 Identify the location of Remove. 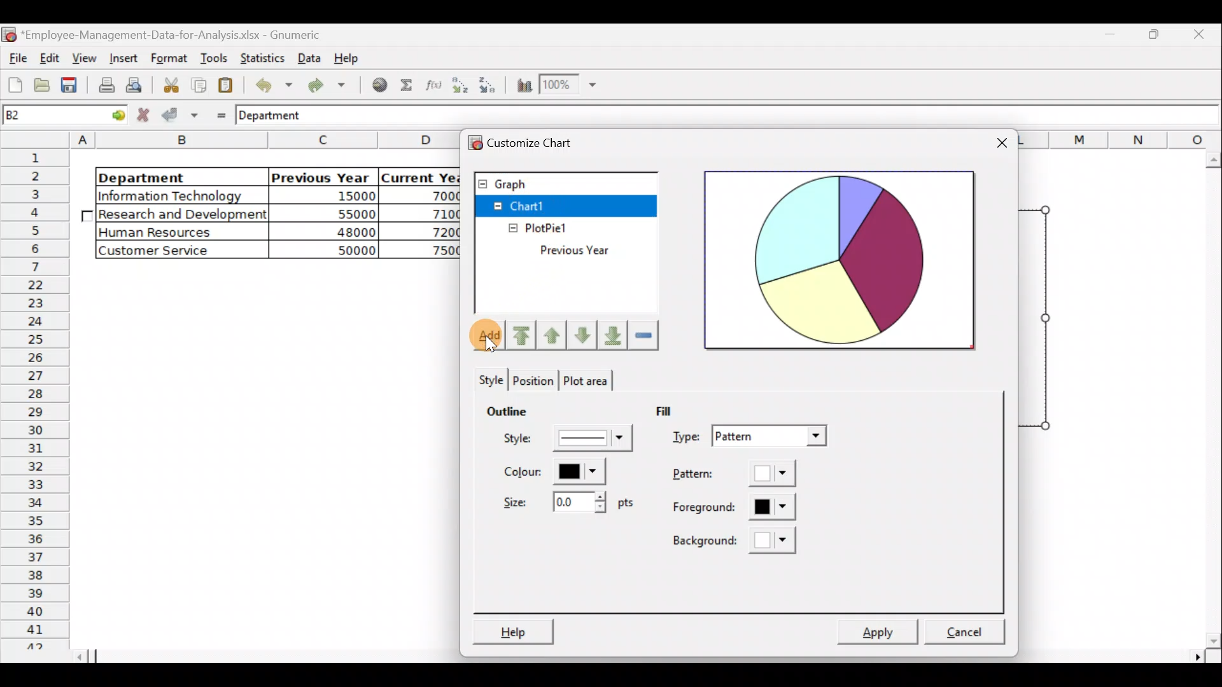
(643, 336).